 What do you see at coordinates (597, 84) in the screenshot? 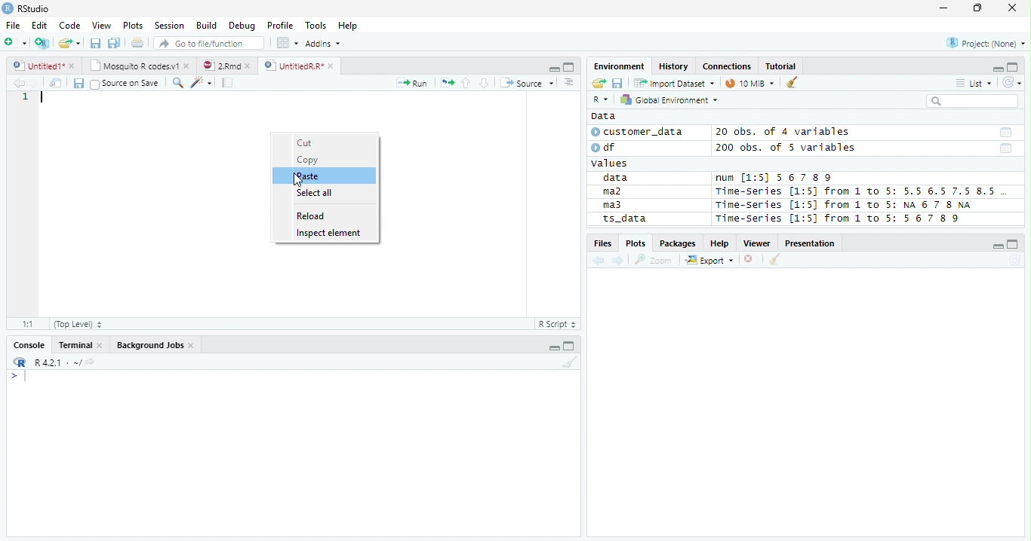
I see `Open folder` at bounding box center [597, 84].